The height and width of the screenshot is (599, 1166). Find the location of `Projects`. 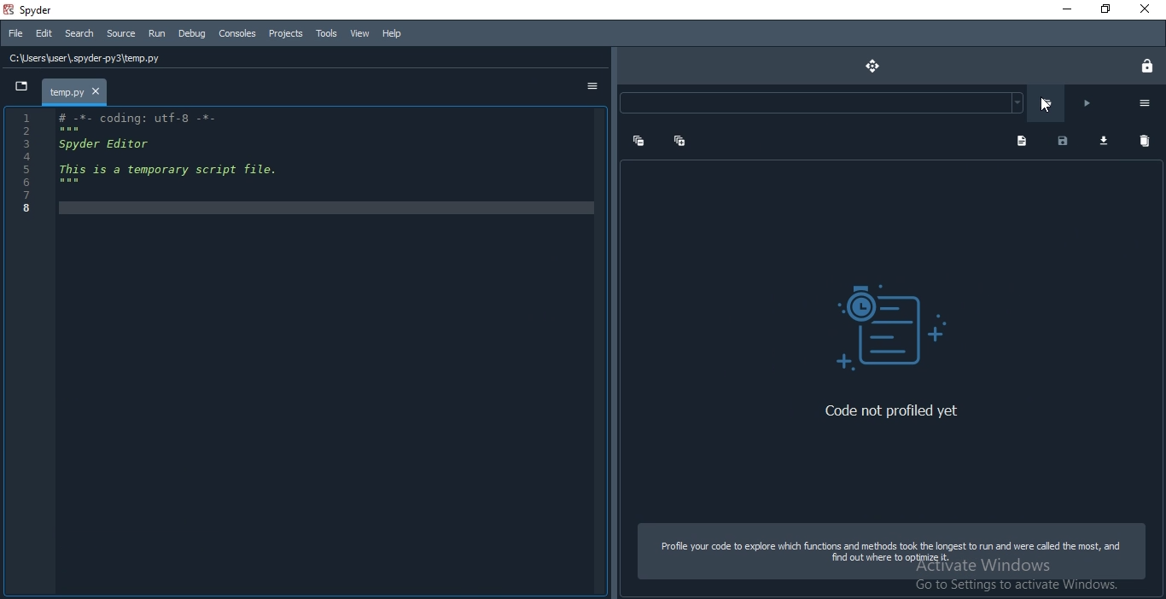

Projects is located at coordinates (284, 34).